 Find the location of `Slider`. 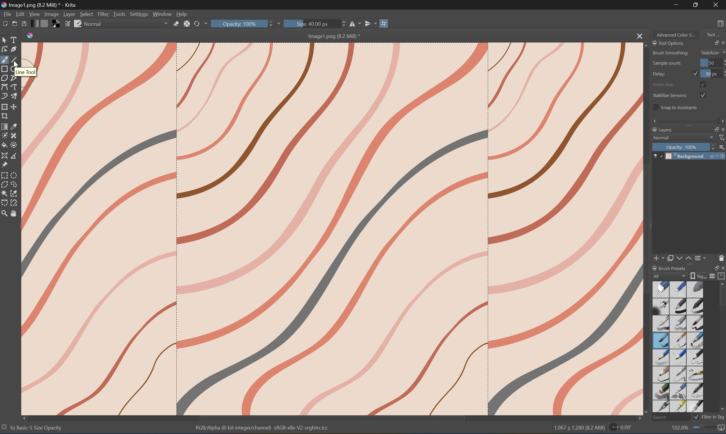

Slider is located at coordinates (711, 147).